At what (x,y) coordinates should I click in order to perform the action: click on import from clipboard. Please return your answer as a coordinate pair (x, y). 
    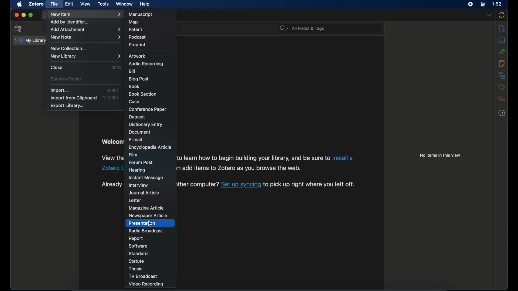
    Looking at the image, I should click on (74, 98).